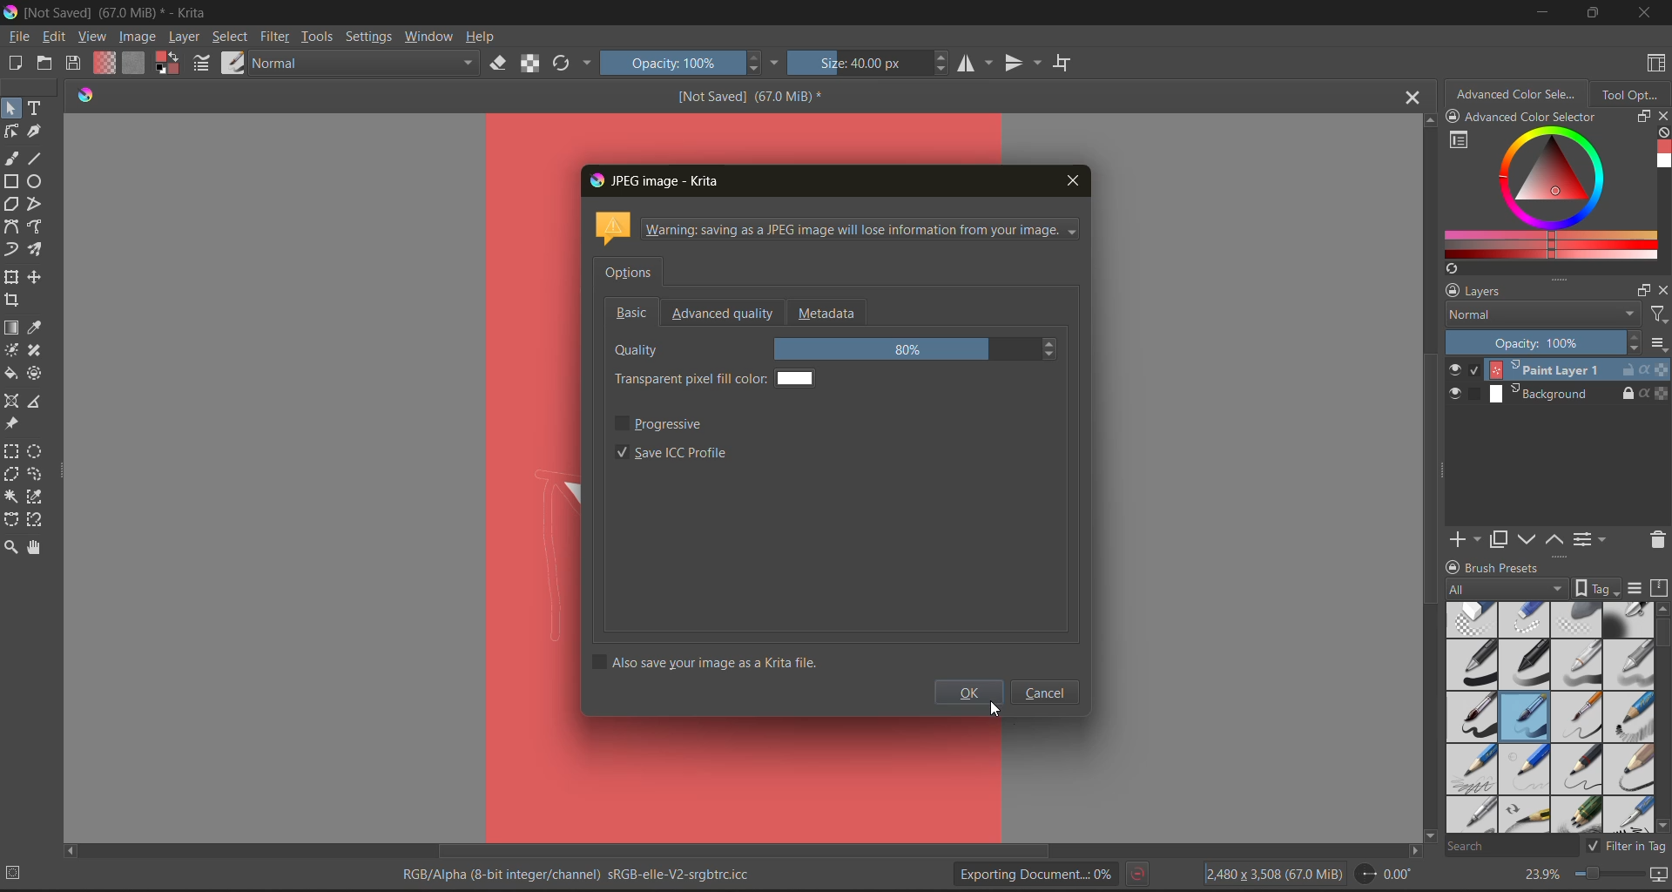 This screenshot has width=1672, height=892. What do you see at coordinates (666, 424) in the screenshot?
I see `progressive` at bounding box center [666, 424].